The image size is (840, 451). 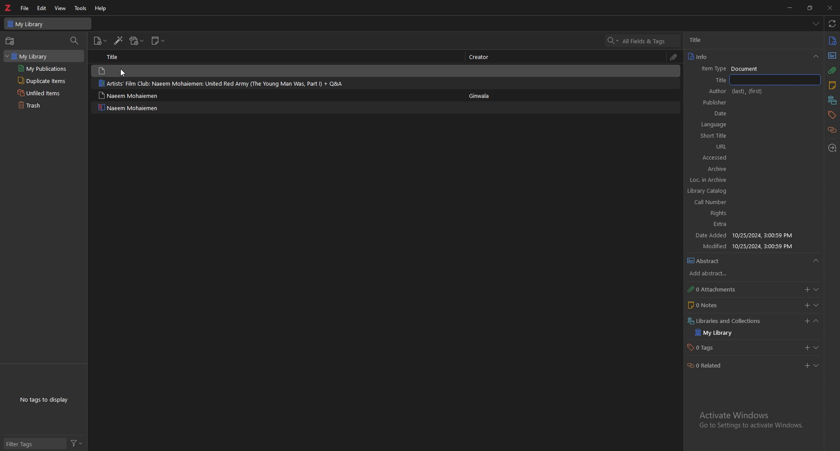 I want to click on rights, so click(x=712, y=313).